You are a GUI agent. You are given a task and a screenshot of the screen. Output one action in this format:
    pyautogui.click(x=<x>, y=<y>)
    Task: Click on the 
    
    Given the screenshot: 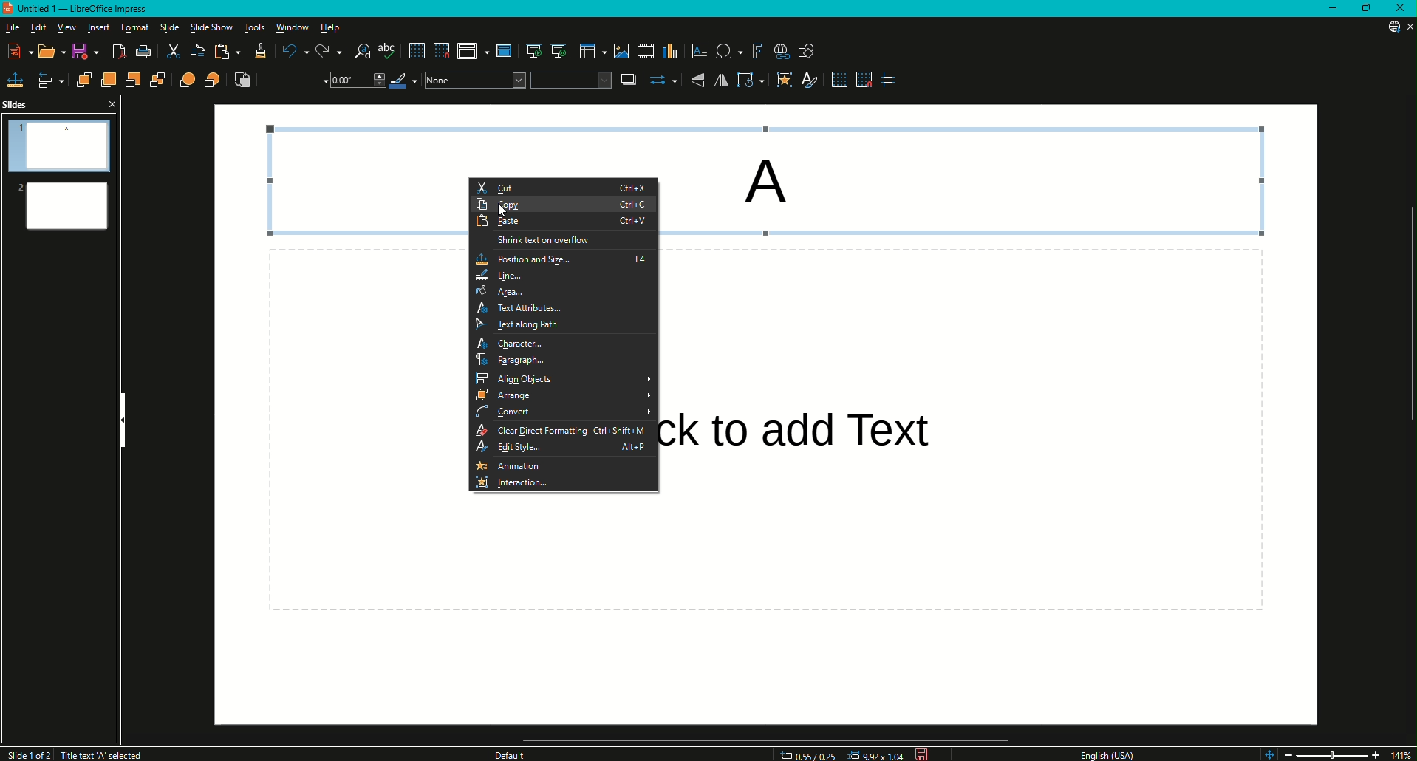 What is the action you would take?
    pyautogui.click(x=805, y=424)
    